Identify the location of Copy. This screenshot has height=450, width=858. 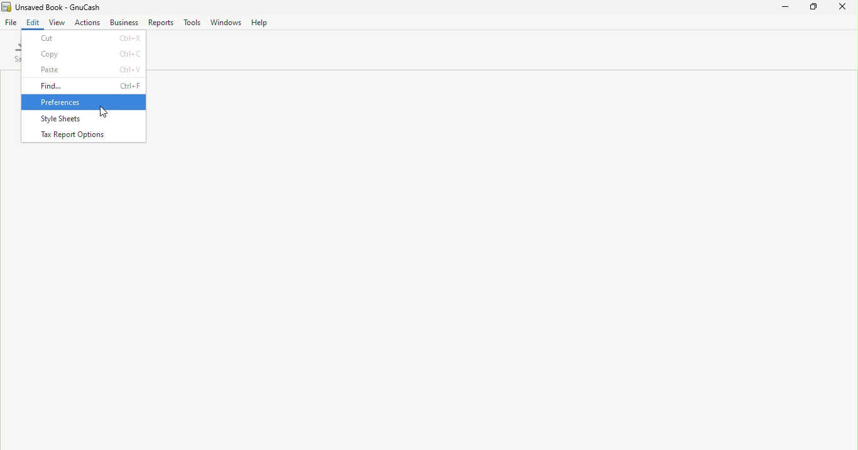
(86, 54).